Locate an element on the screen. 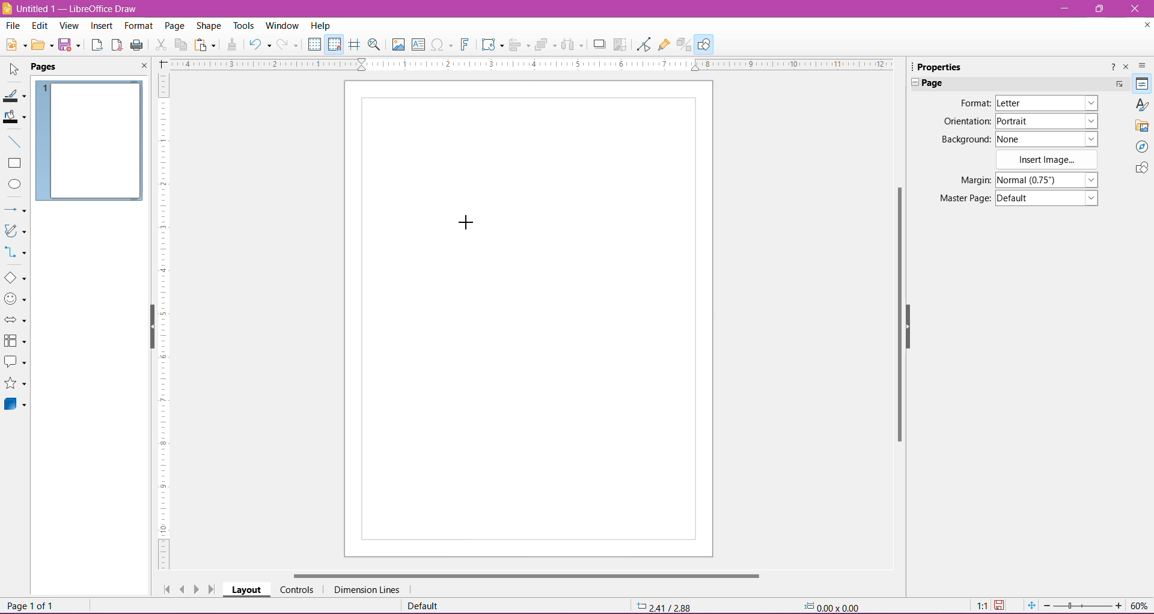 The image size is (1154, 614). Select page orientation is located at coordinates (1049, 121).